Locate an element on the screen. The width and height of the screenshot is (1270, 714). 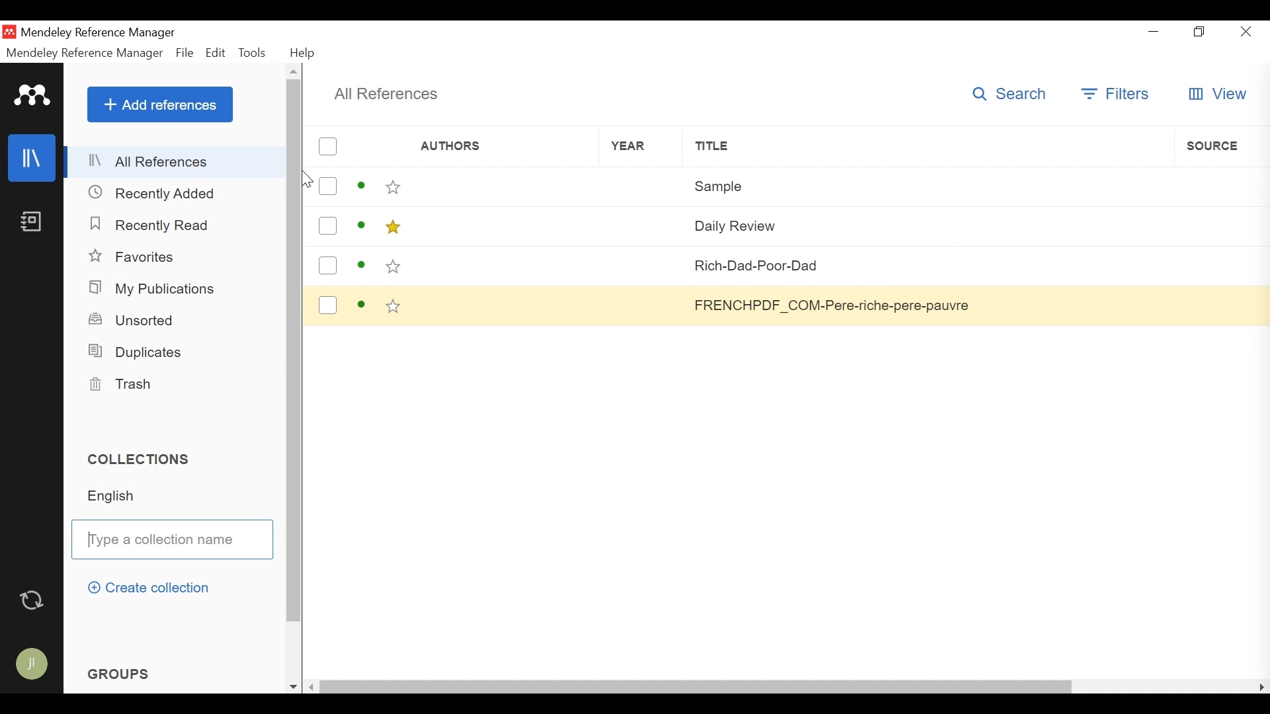
Filters is located at coordinates (1117, 94).